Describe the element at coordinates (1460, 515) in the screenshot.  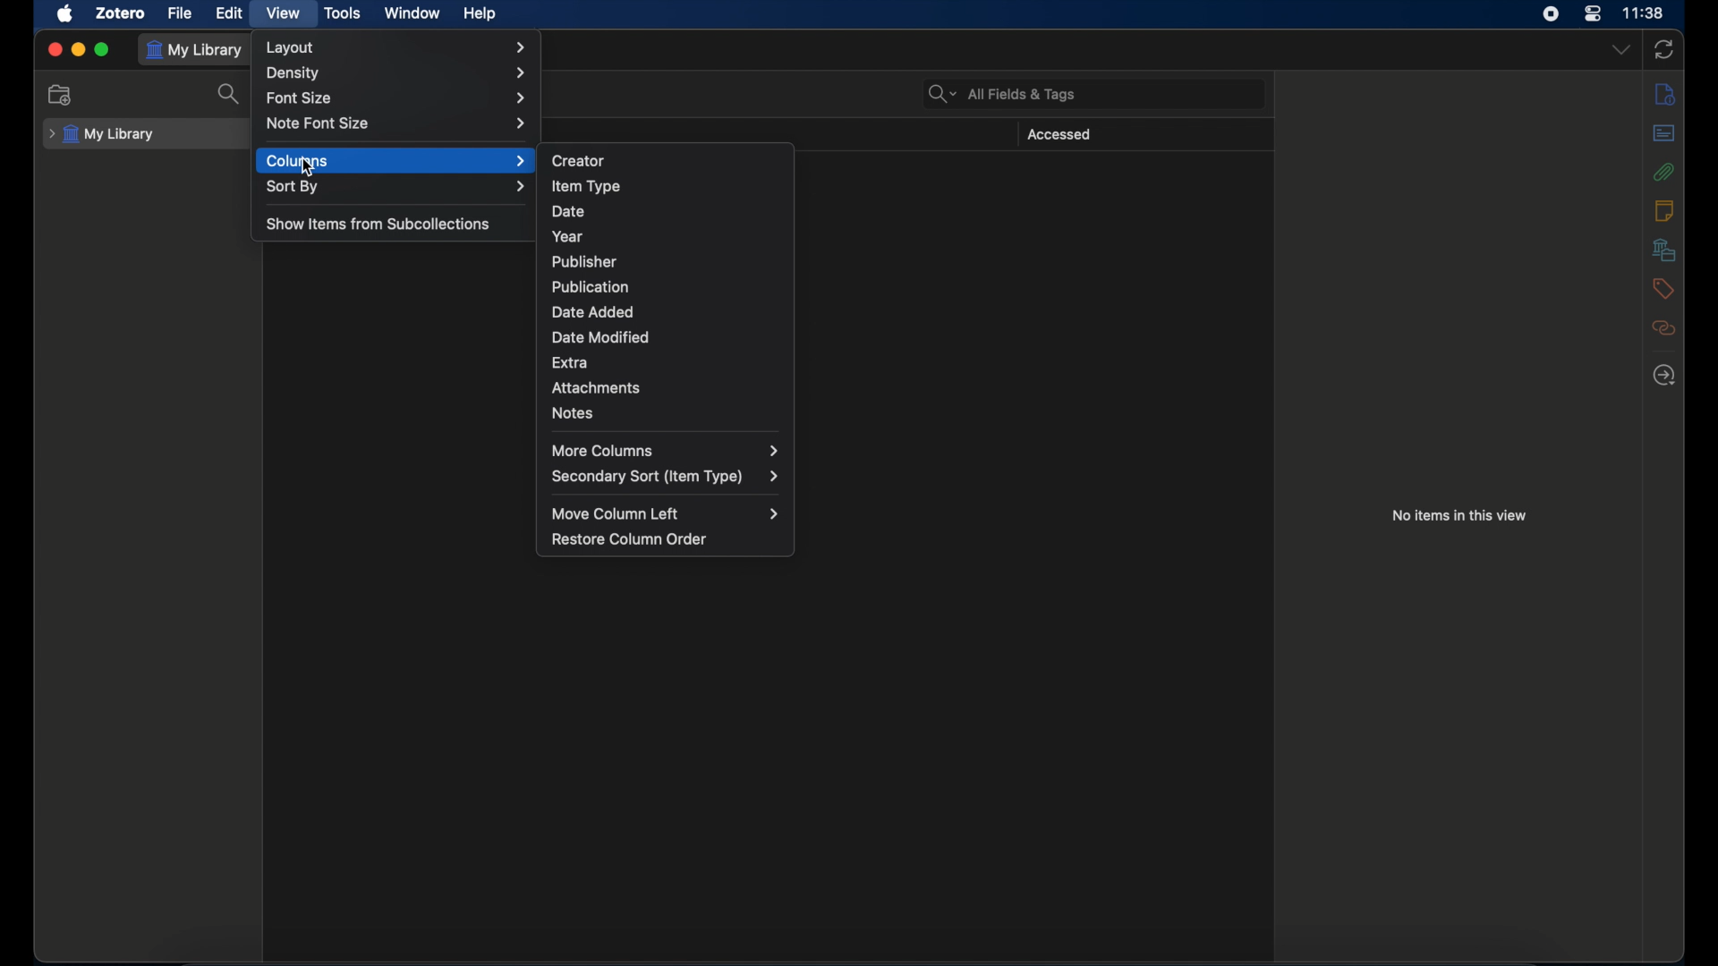
I see `no items in this view` at that location.